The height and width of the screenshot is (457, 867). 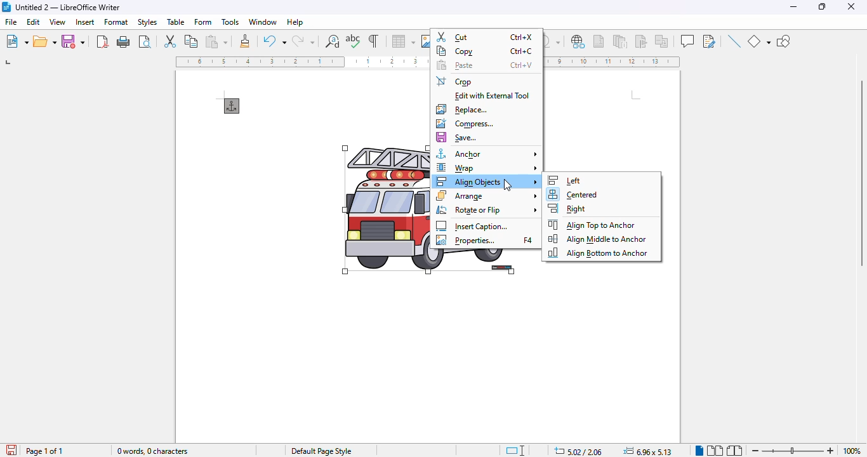 What do you see at coordinates (86, 22) in the screenshot?
I see `insert` at bounding box center [86, 22].